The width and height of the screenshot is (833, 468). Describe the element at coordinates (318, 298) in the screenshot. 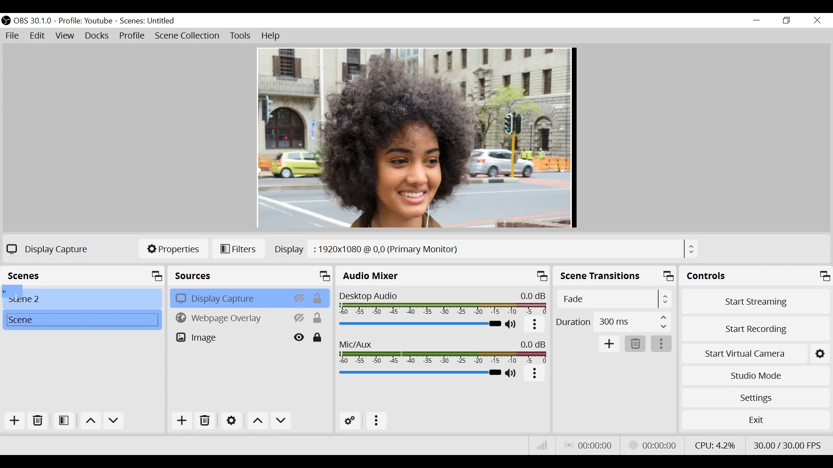

I see `(un)lock` at that location.